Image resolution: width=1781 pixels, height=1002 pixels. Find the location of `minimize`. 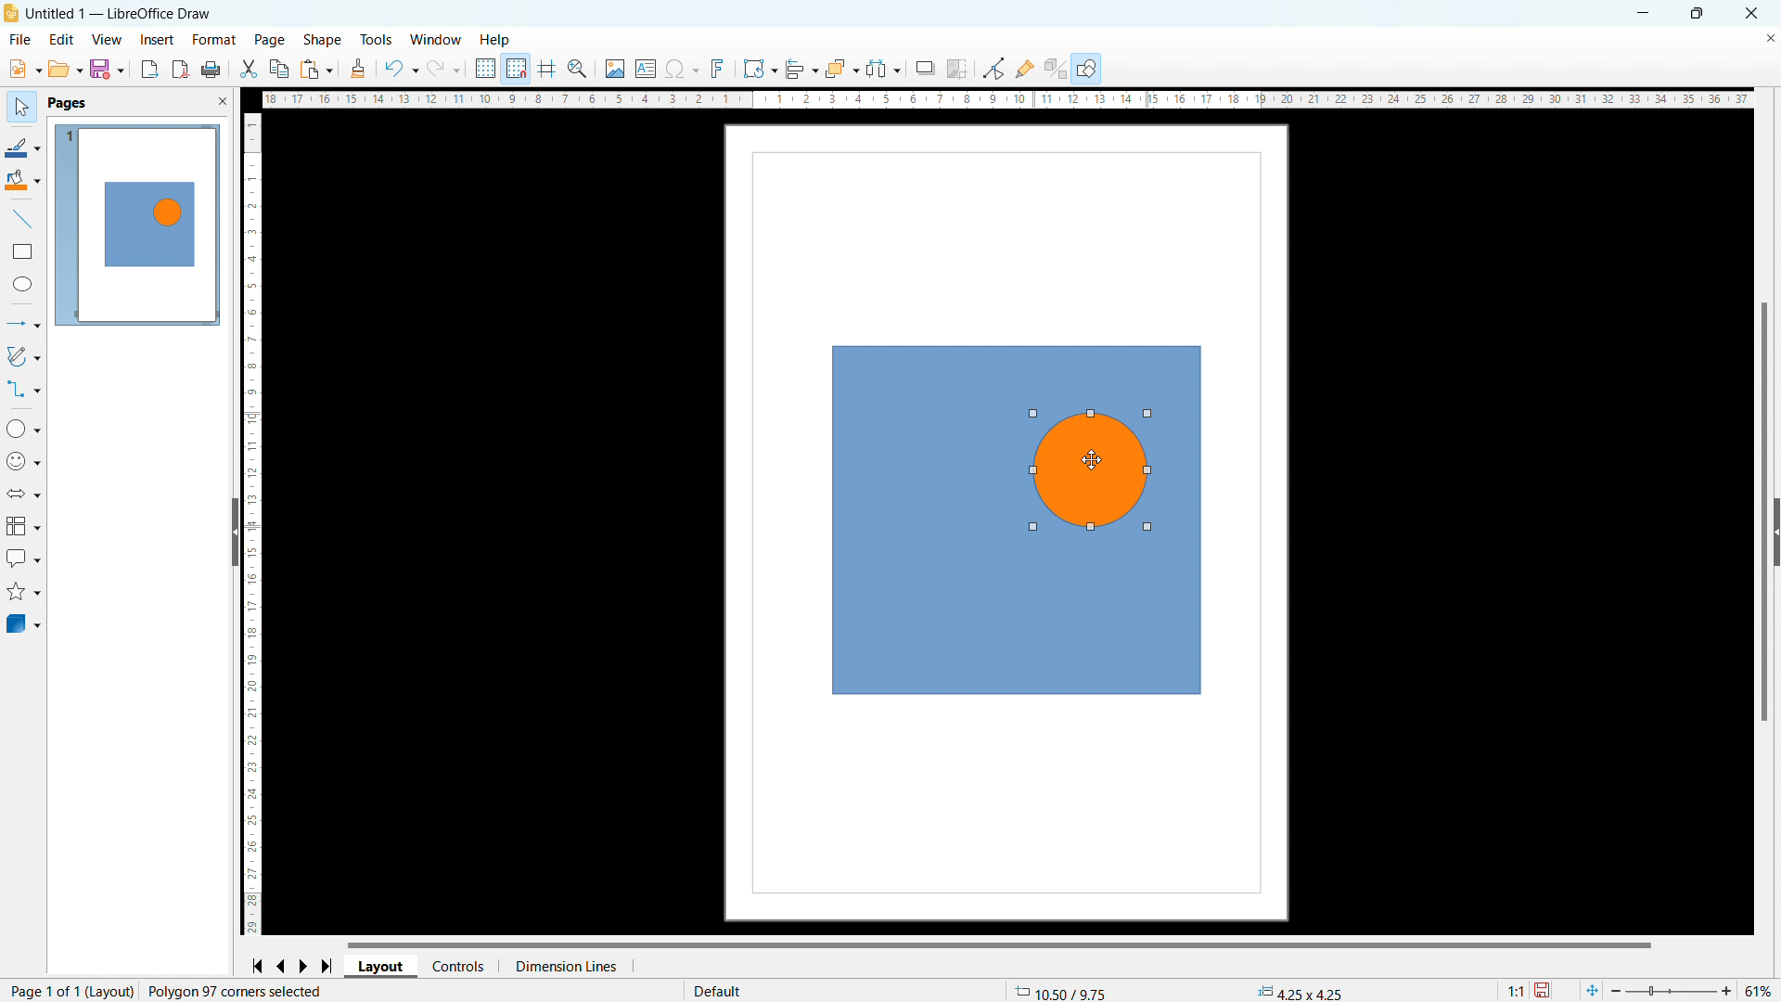

minimize is located at coordinates (1646, 13).